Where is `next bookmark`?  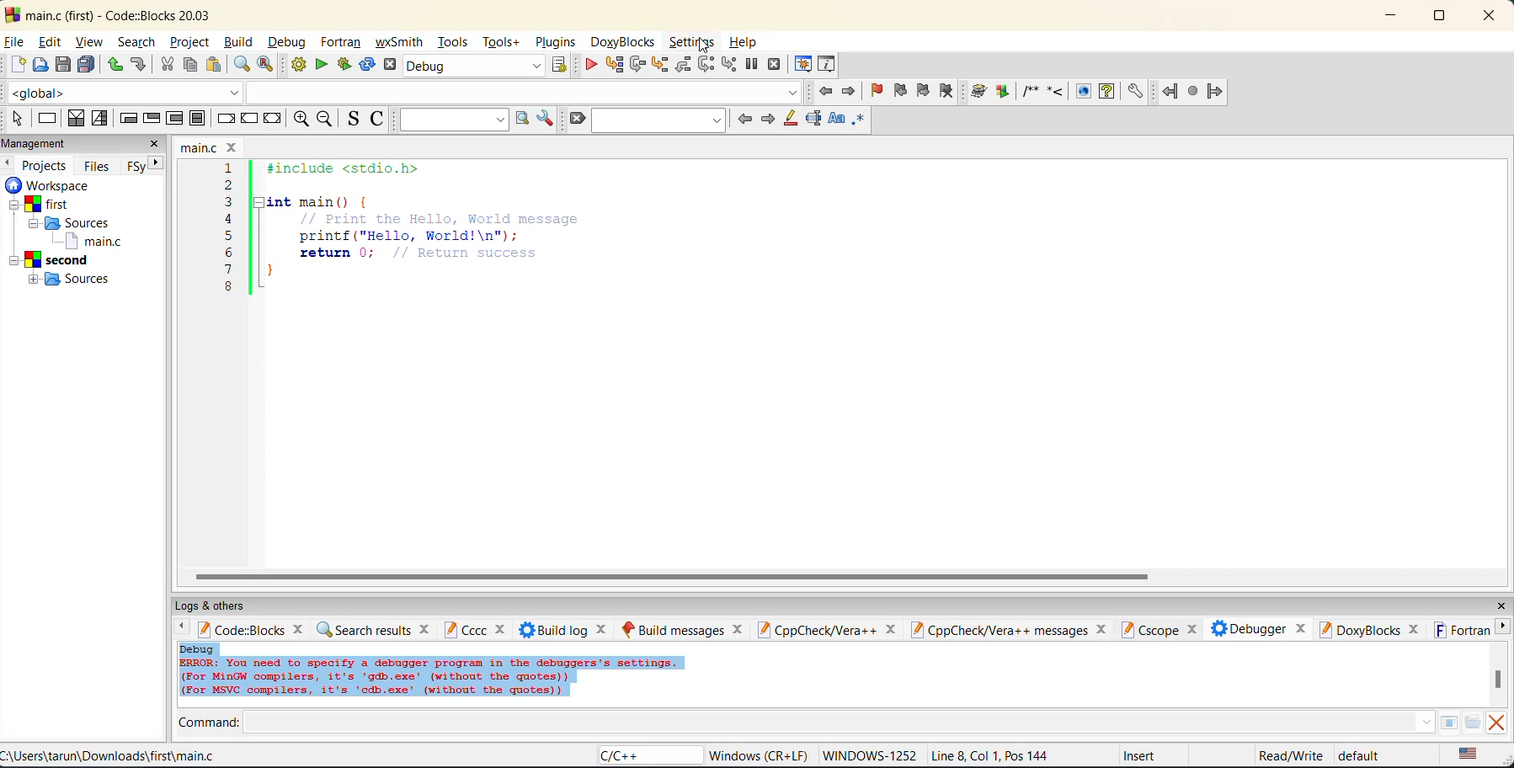
next bookmark is located at coordinates (923, 93).